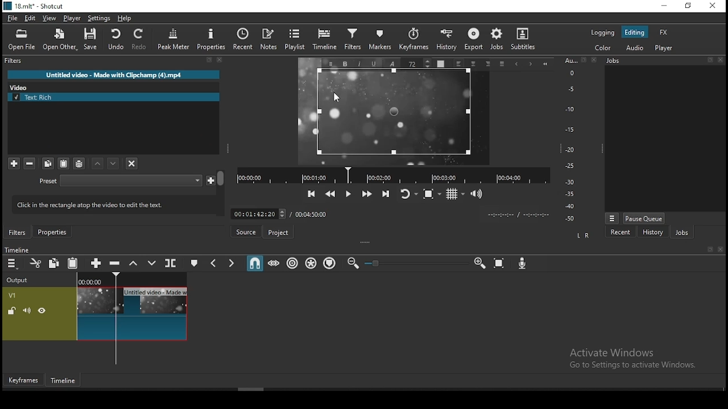  Describe the element at coordinates (116, 264) in the screenshot. I see `ripple delete` at that location.